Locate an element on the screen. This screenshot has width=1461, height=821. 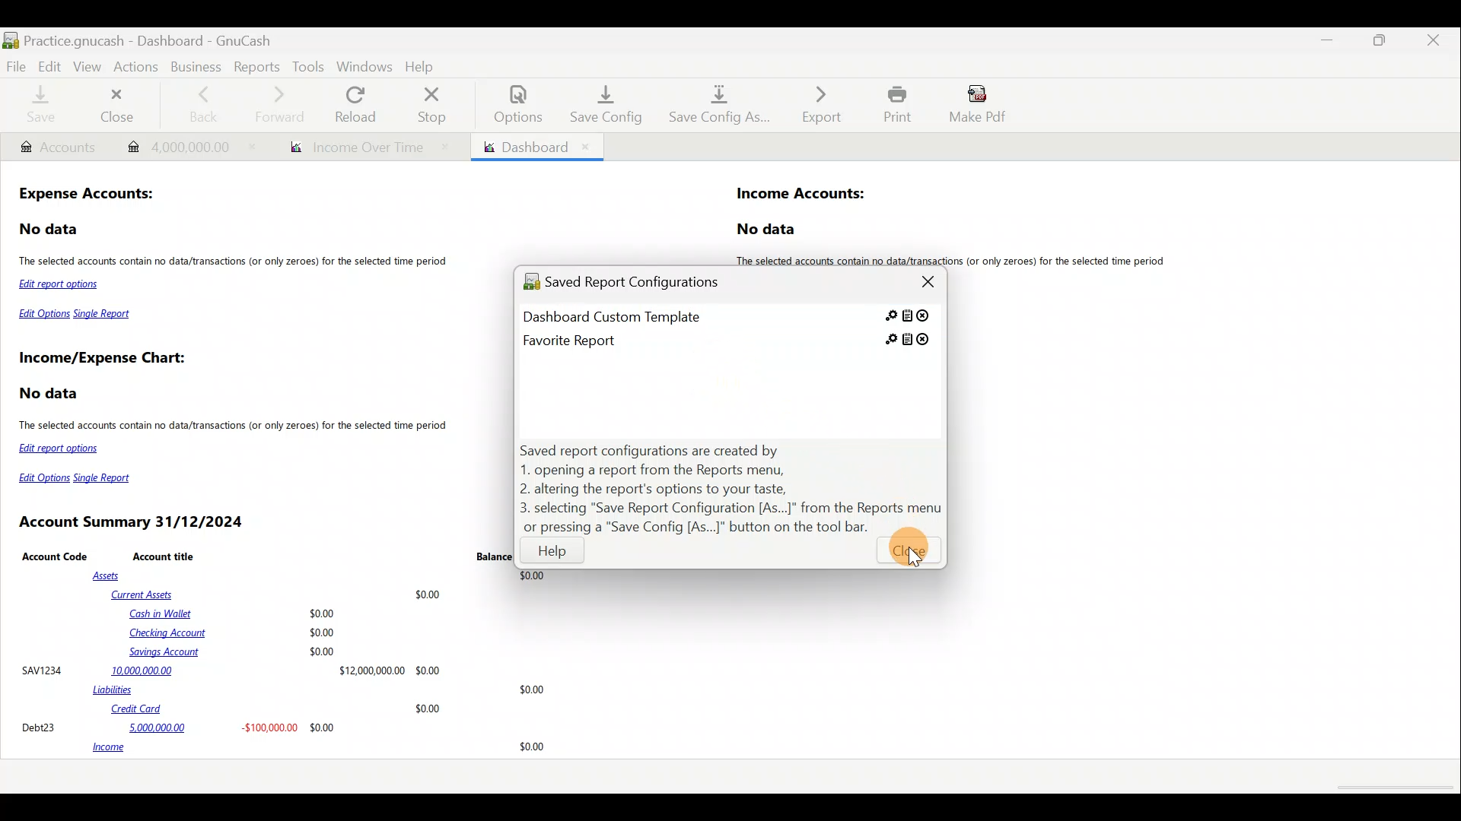
Income Accounts: is located at coordinates (802, 195).